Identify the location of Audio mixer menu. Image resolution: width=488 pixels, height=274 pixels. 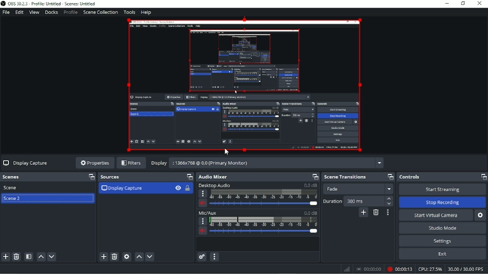
(215, 257).